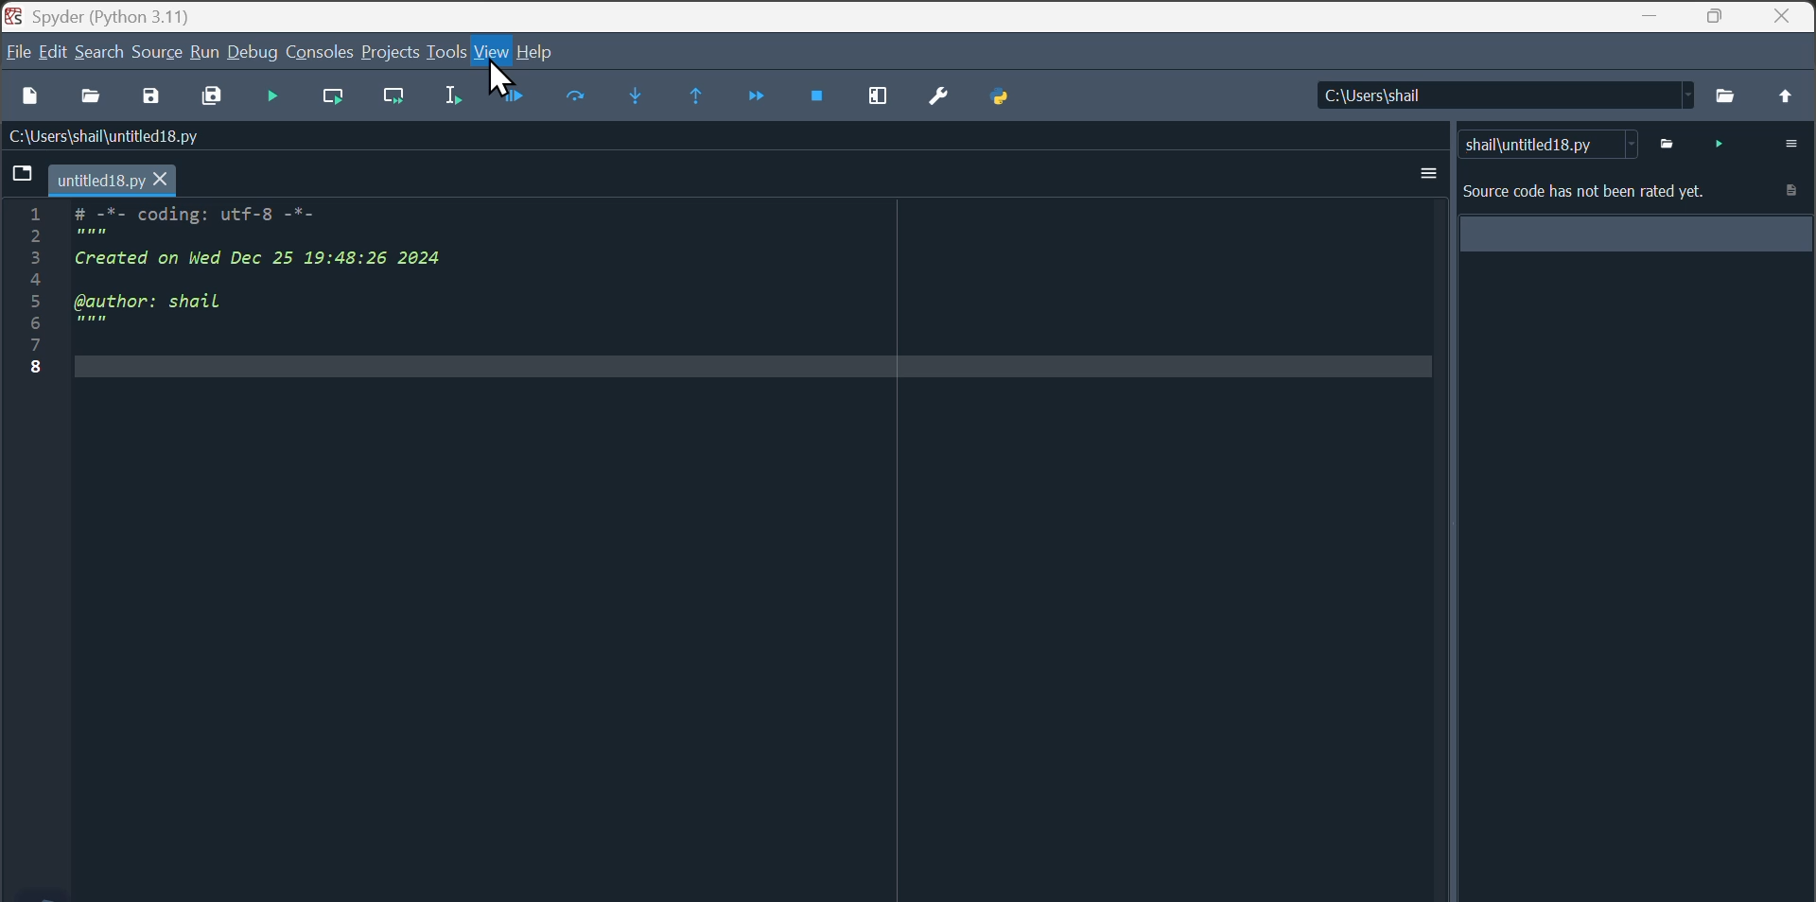  Describe the element at coordinates (54, 54) in the screenshot. I see `Edit` at that location.